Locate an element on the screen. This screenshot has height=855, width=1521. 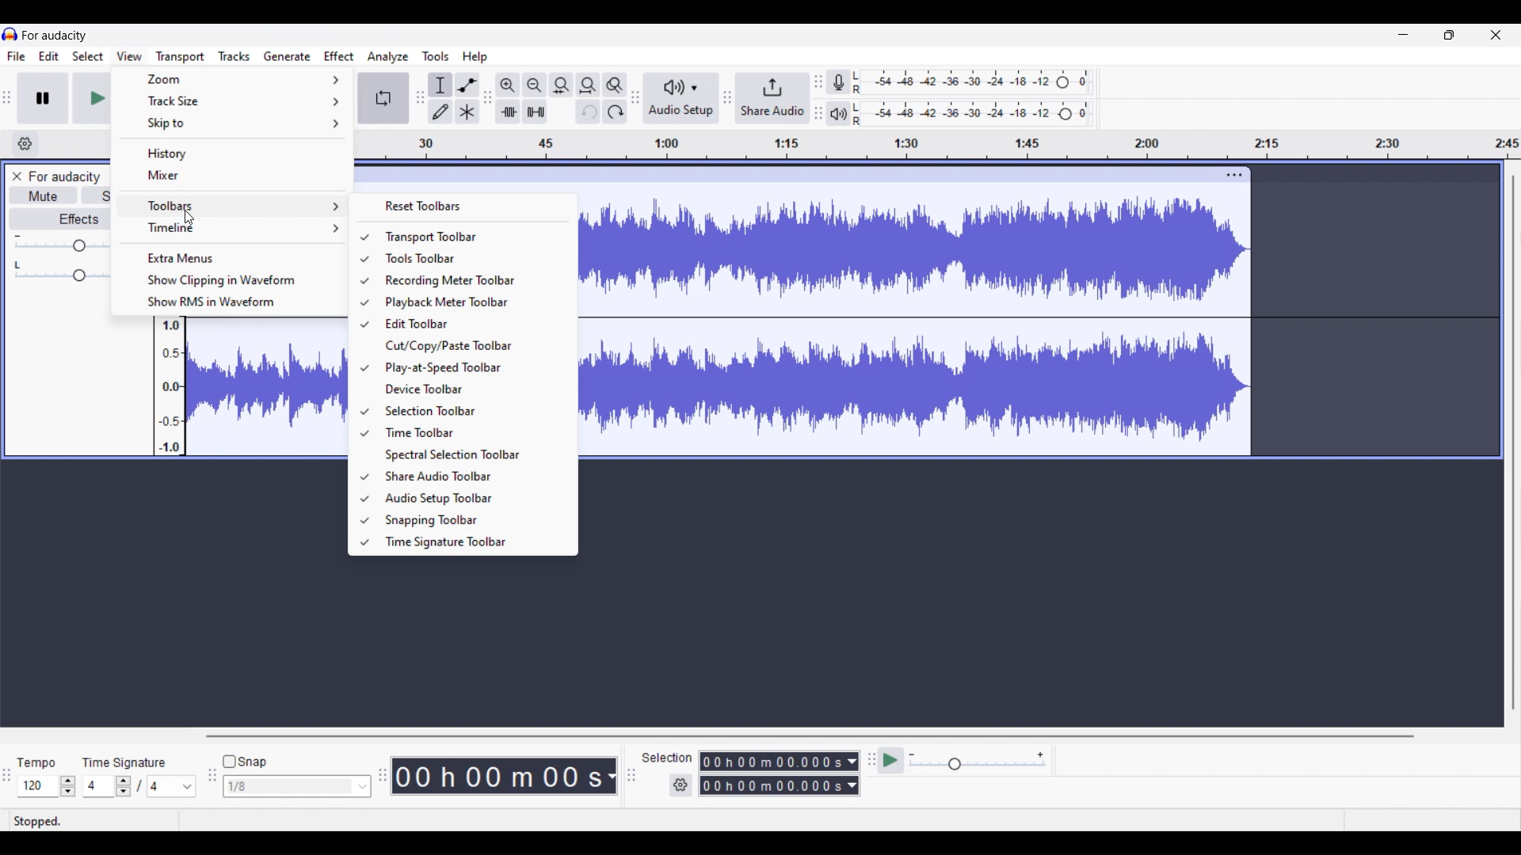
Share audio toolbar is located at coordinates (473, 476).